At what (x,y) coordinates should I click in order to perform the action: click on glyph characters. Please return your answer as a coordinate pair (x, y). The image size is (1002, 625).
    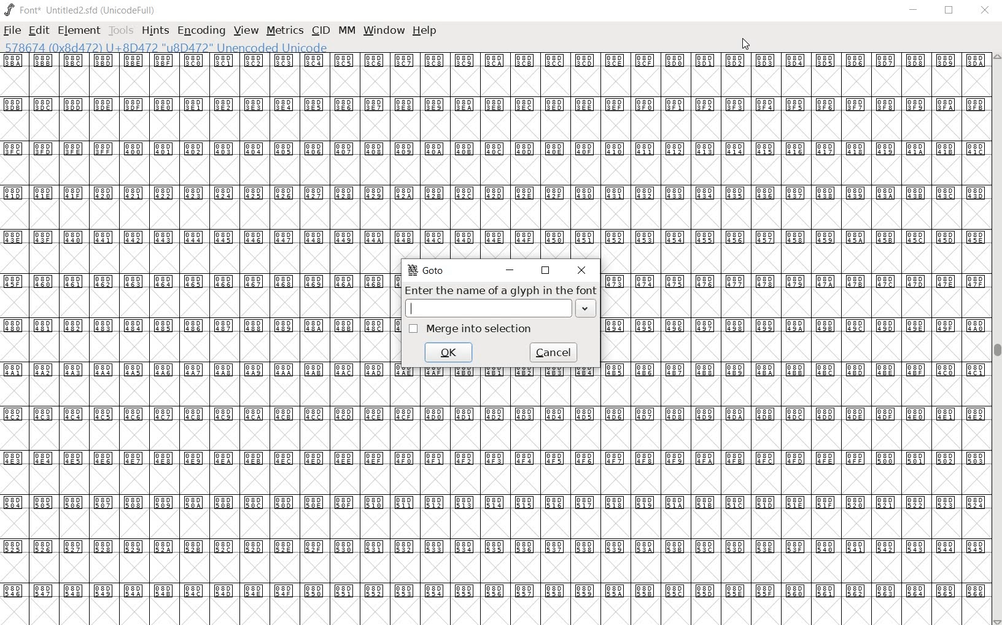
    Looking at the image, I should click on (195, 340).